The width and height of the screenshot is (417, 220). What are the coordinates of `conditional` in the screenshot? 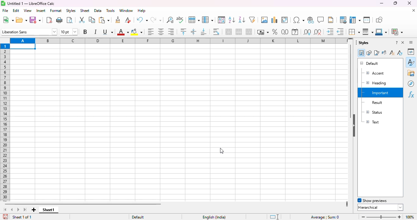 It's located at (397, 32).